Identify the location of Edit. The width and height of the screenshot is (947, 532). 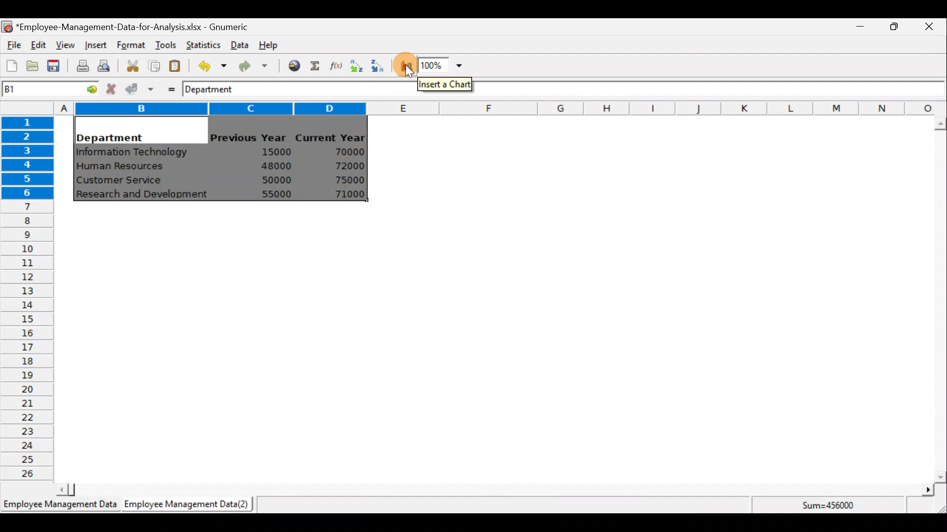
(39, 46).